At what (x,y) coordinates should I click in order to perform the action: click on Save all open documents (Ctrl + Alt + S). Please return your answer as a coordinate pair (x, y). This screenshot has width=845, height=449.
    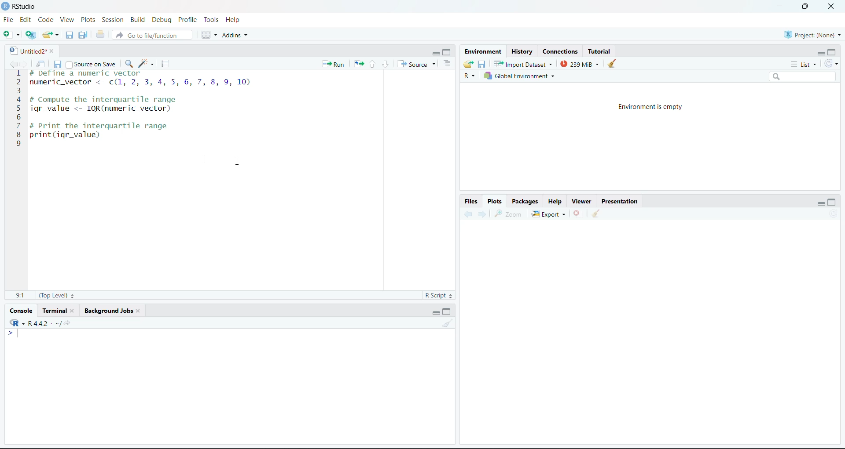
    Looking at the image, I should click on (83, 35).